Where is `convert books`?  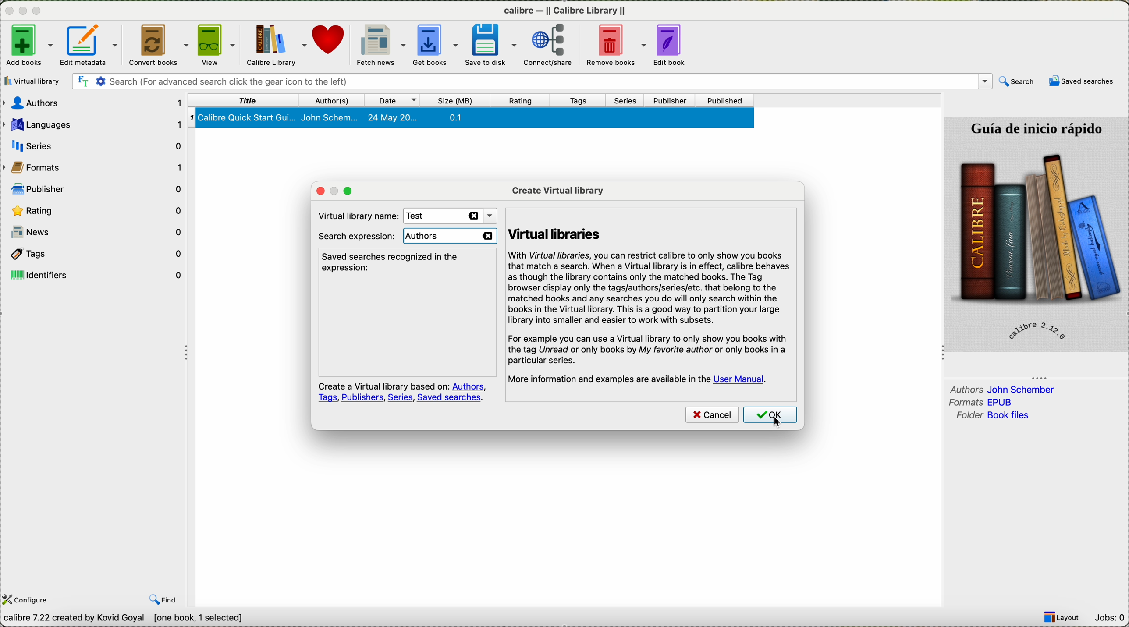
convert books is located at coordinates (159, 45).